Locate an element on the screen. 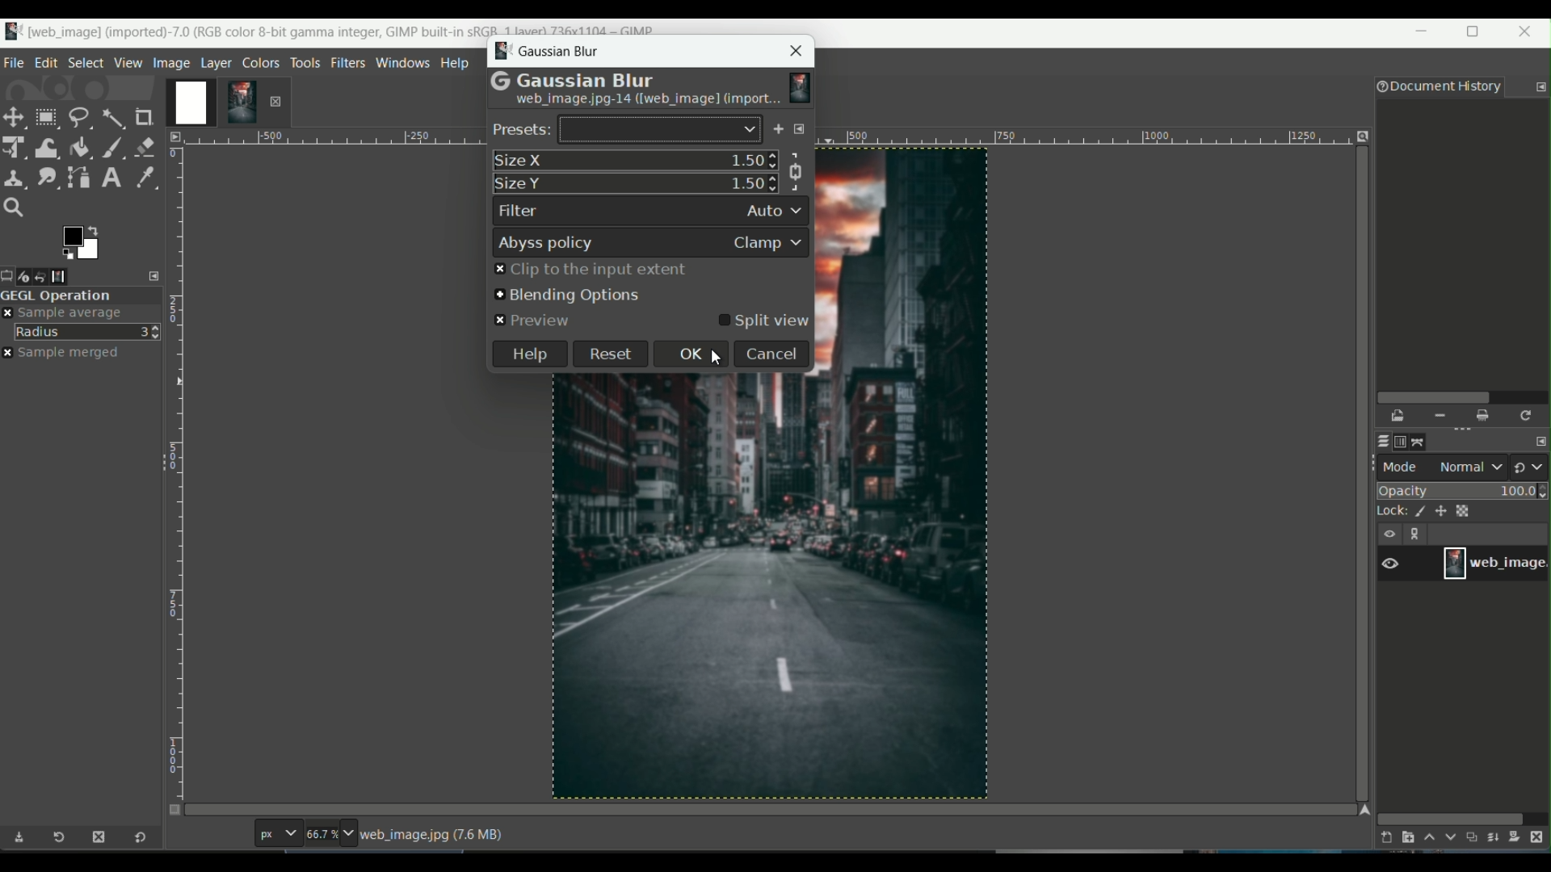 The height and width of the screenshot is (872, 1551). measurement scale is located at coordinates (277, 835).